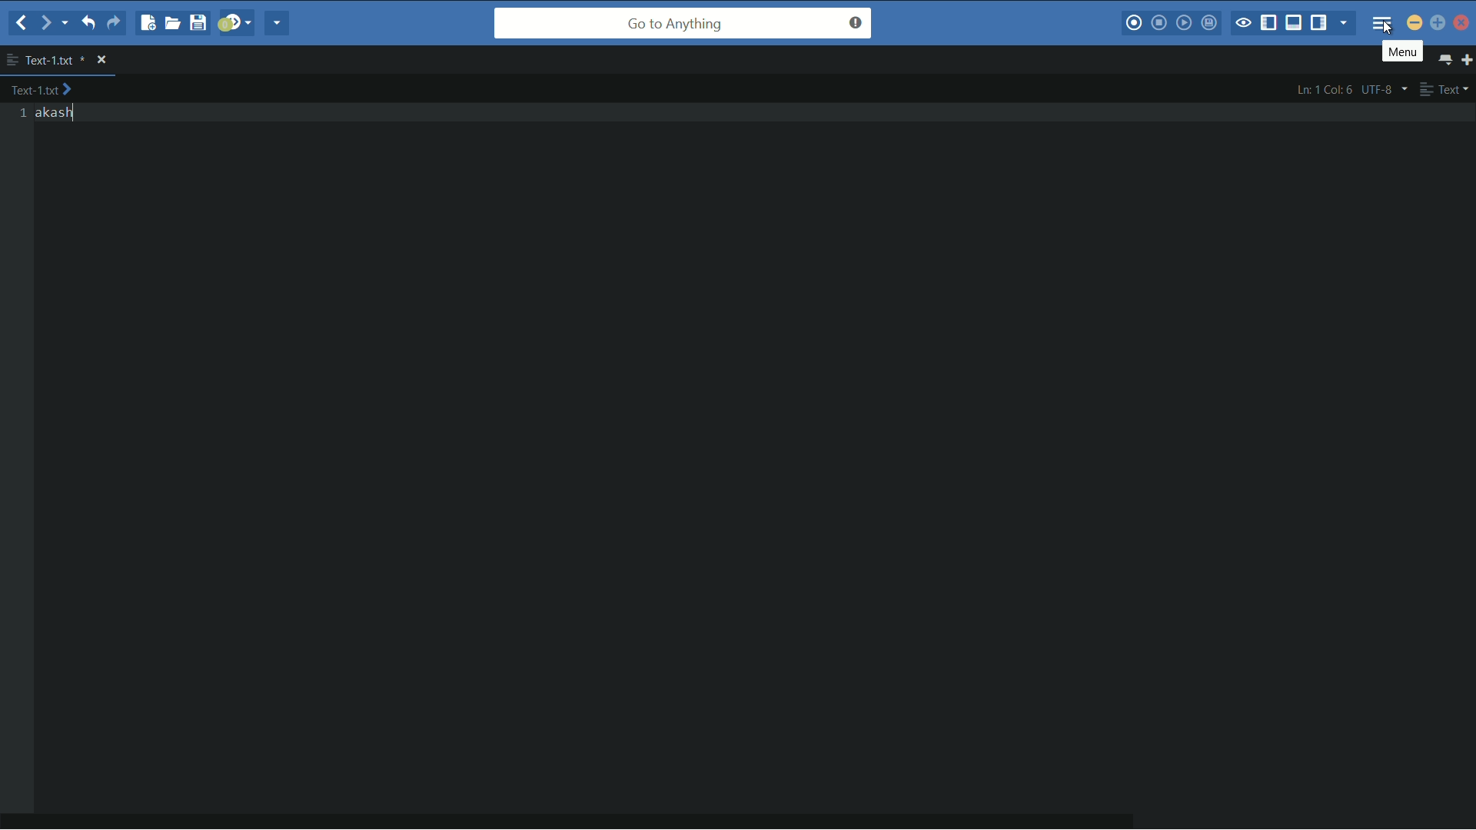 This screenshot has width=1476, height=830. What do you see at coordinates (276, 23) in the screenshot?
I see `share current file` at bounding box center [276, 23].